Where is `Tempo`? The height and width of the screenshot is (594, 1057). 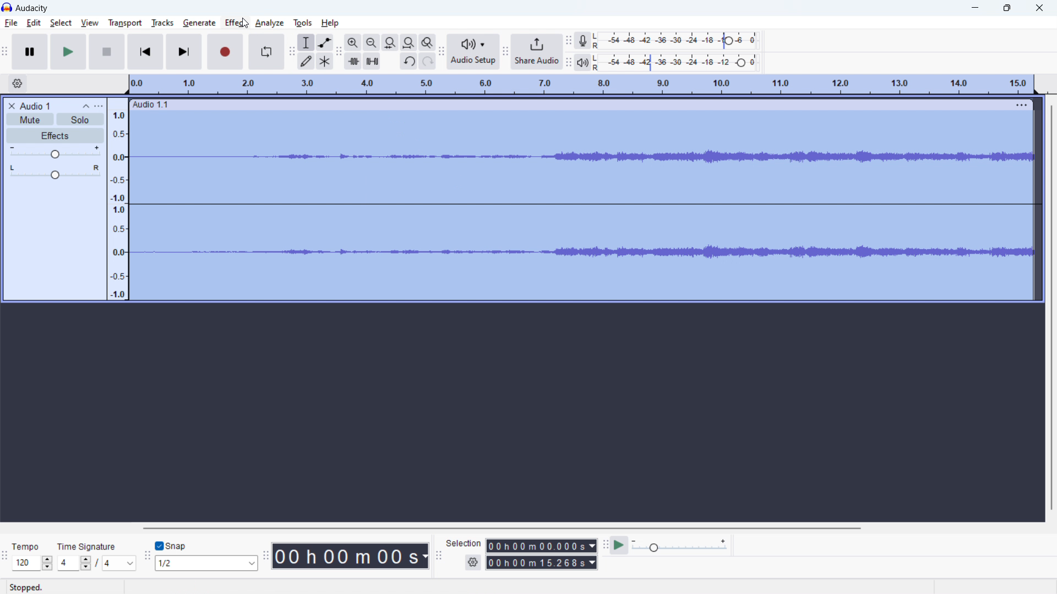 Tempo is located at coordinates (32, 547).